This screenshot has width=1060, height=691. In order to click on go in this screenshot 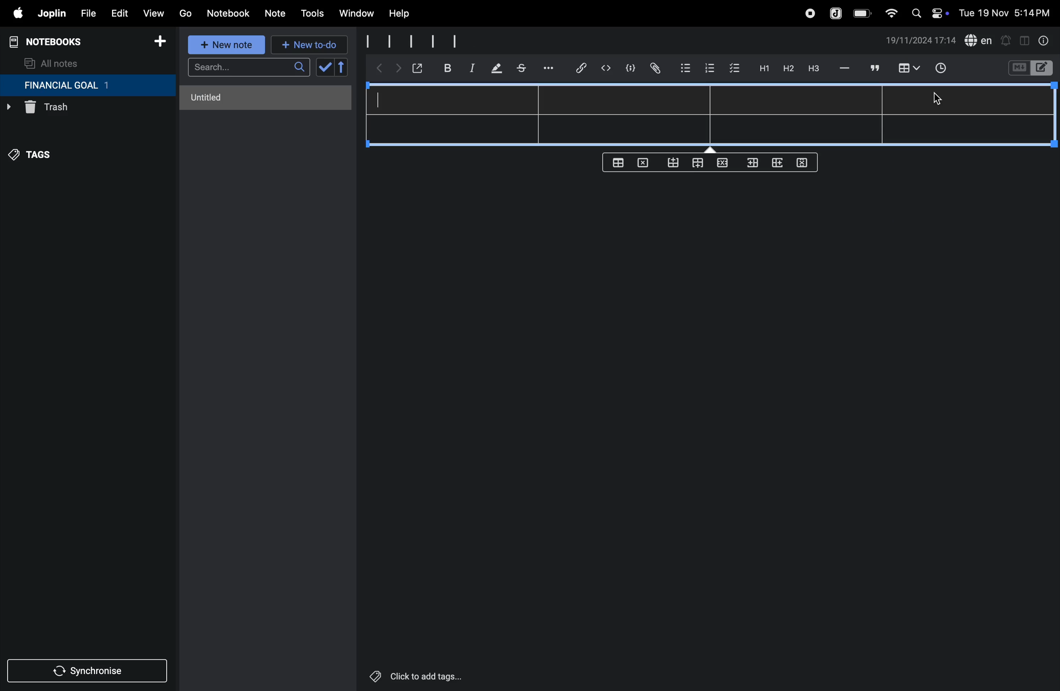, I will do `click(185, 12)`.